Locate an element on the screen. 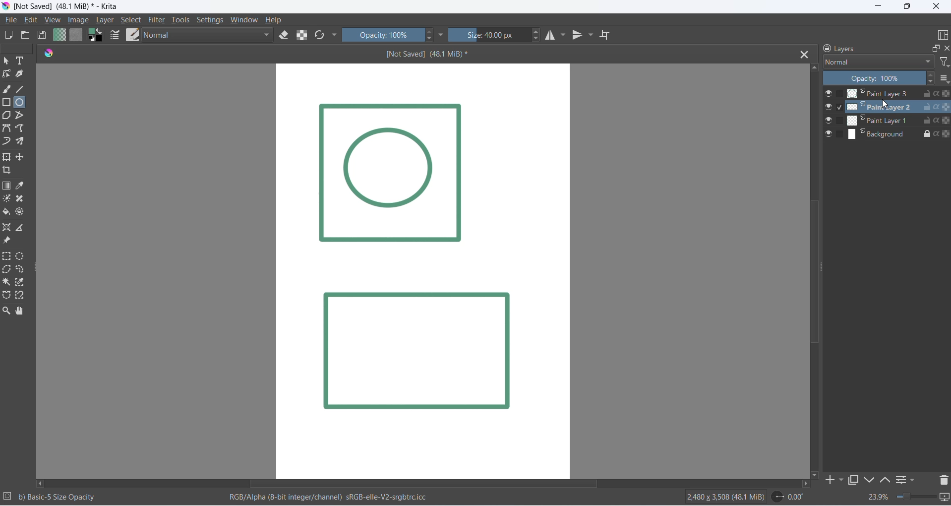  fill color is located at coordinates (8, 213).